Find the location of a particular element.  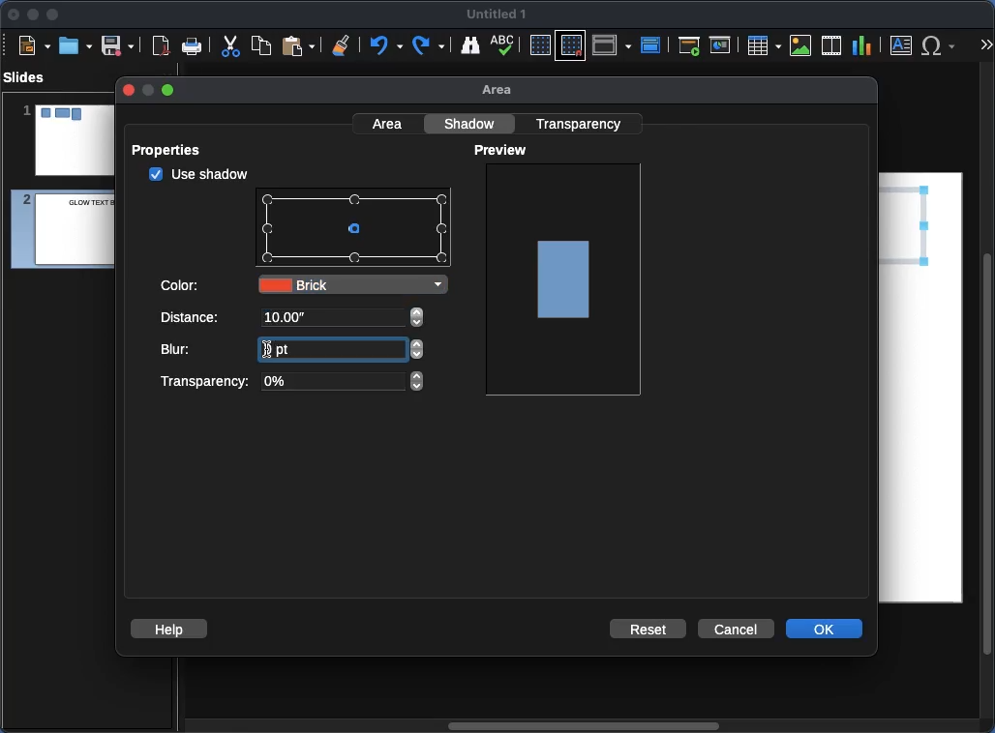

Special characters is located at coordinates (943, 45).